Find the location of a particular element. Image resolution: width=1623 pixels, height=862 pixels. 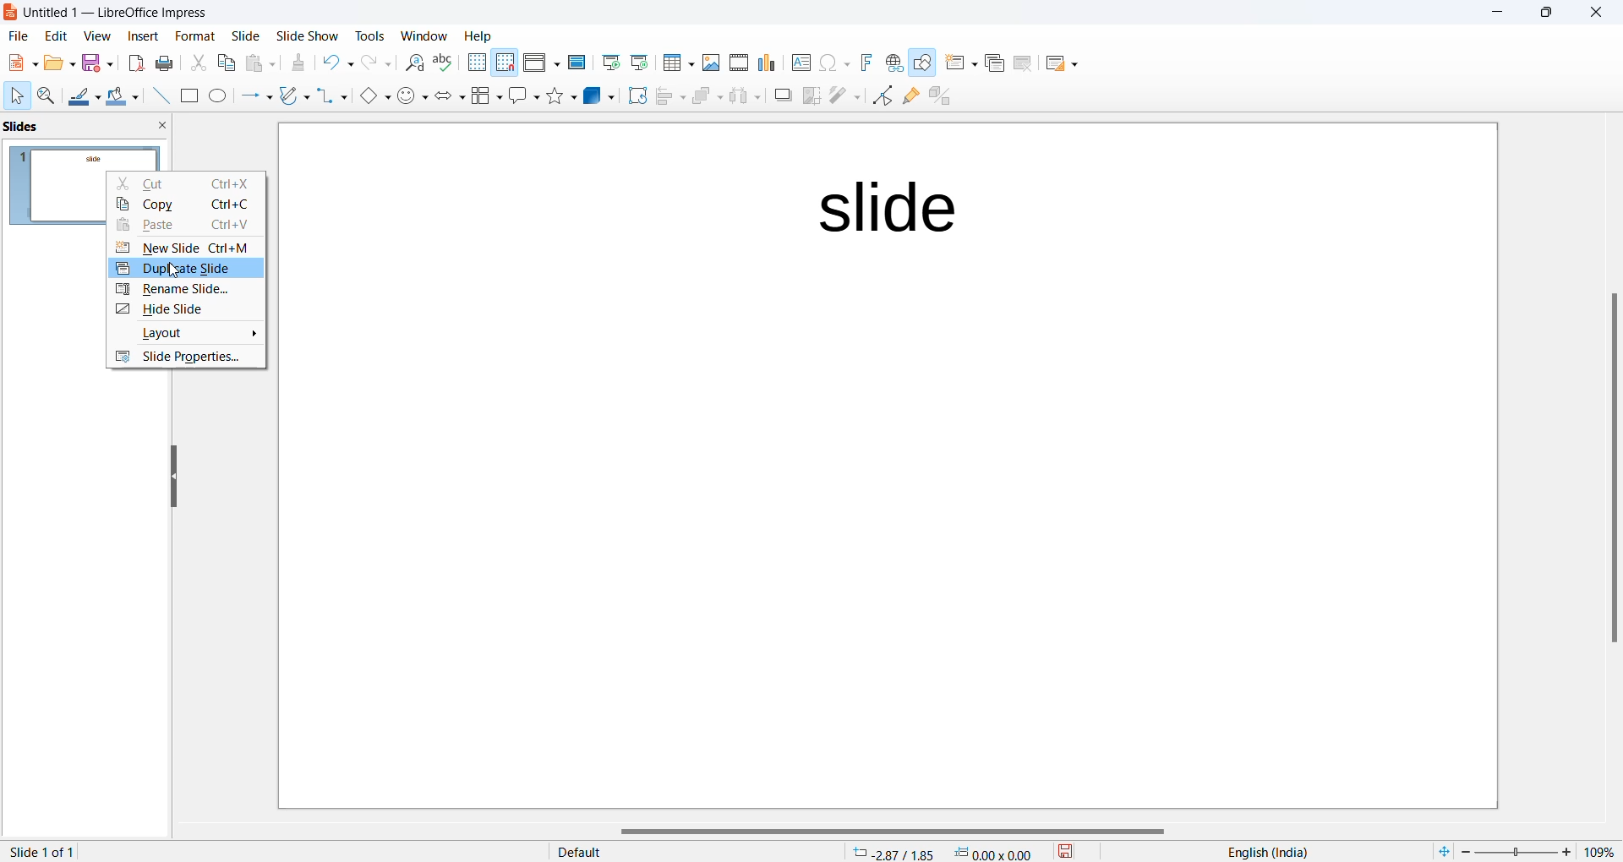

edit is located at coordinates (54, 37).